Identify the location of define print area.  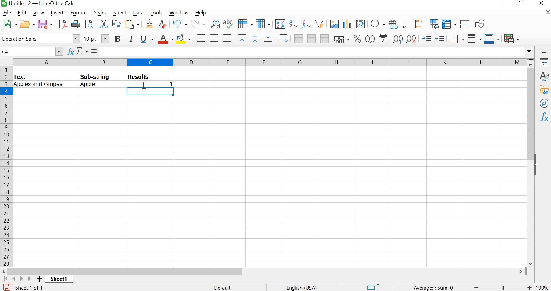
(434, 23).